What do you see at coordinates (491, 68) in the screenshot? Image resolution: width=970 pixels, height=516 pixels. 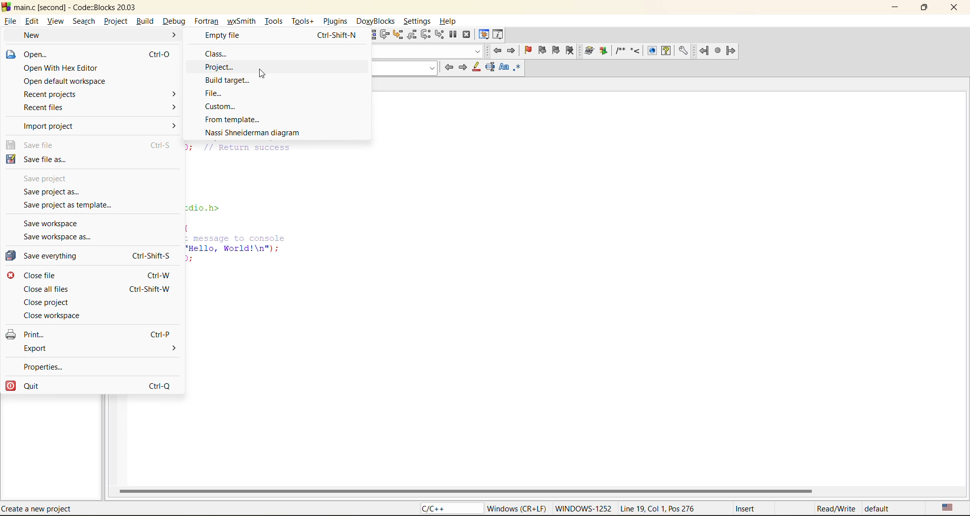 I see `selected text` at bounding box center [491, 68].